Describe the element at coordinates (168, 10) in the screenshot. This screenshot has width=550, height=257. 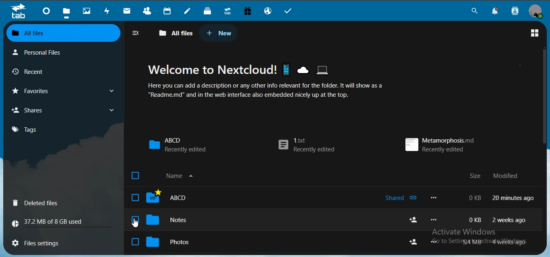
I see `calendar` at that location.